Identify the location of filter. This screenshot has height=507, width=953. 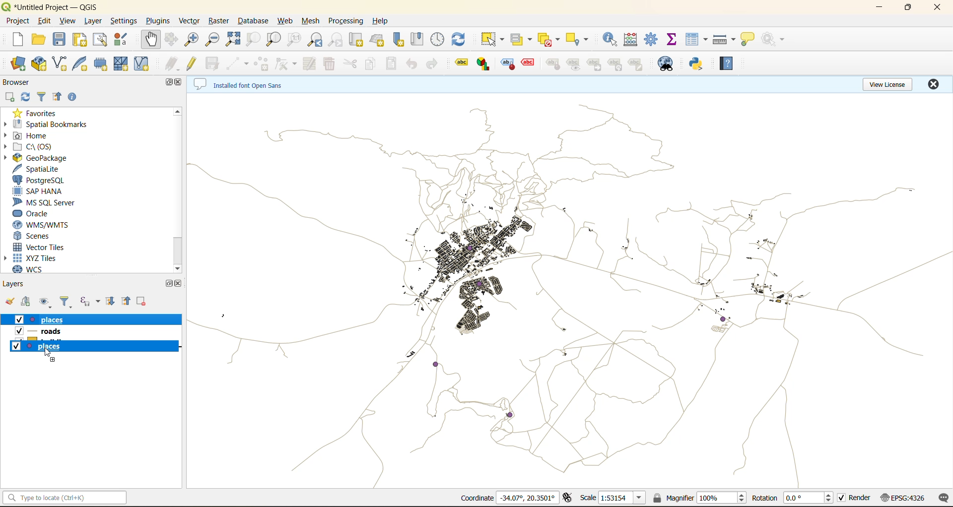
(39, 98).